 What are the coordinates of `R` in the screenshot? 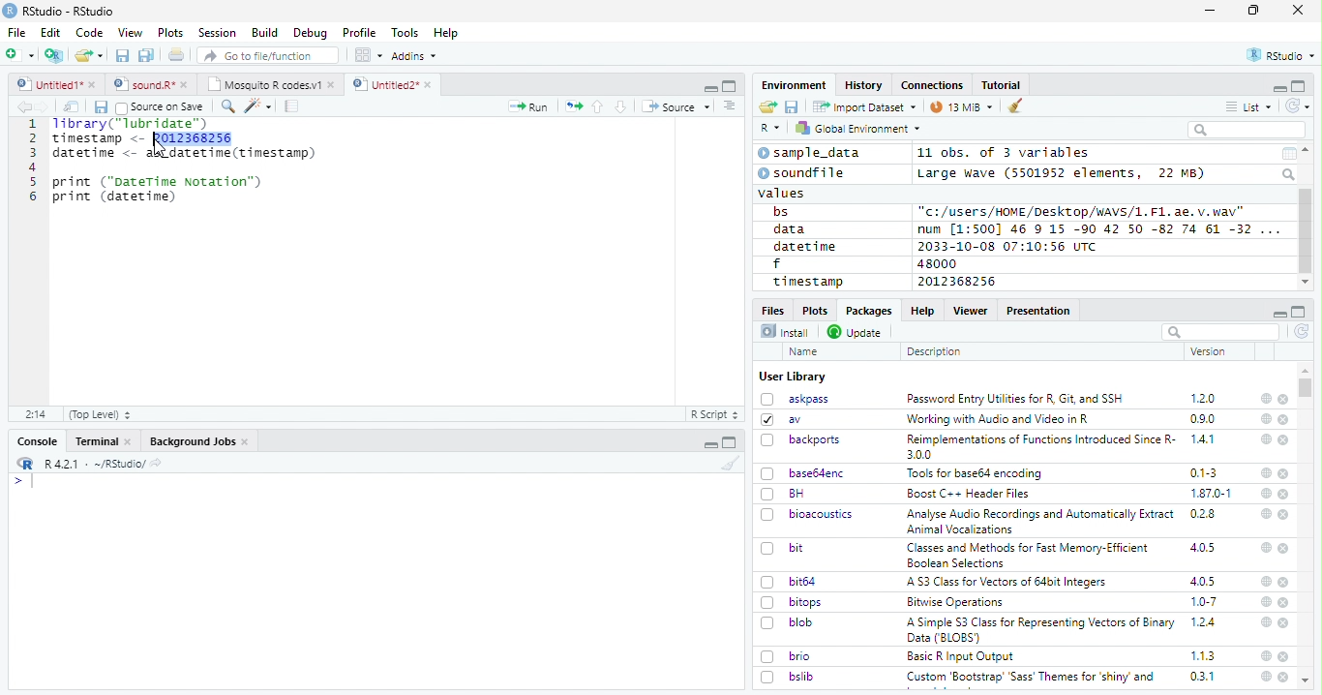 It's located at (770, 129).